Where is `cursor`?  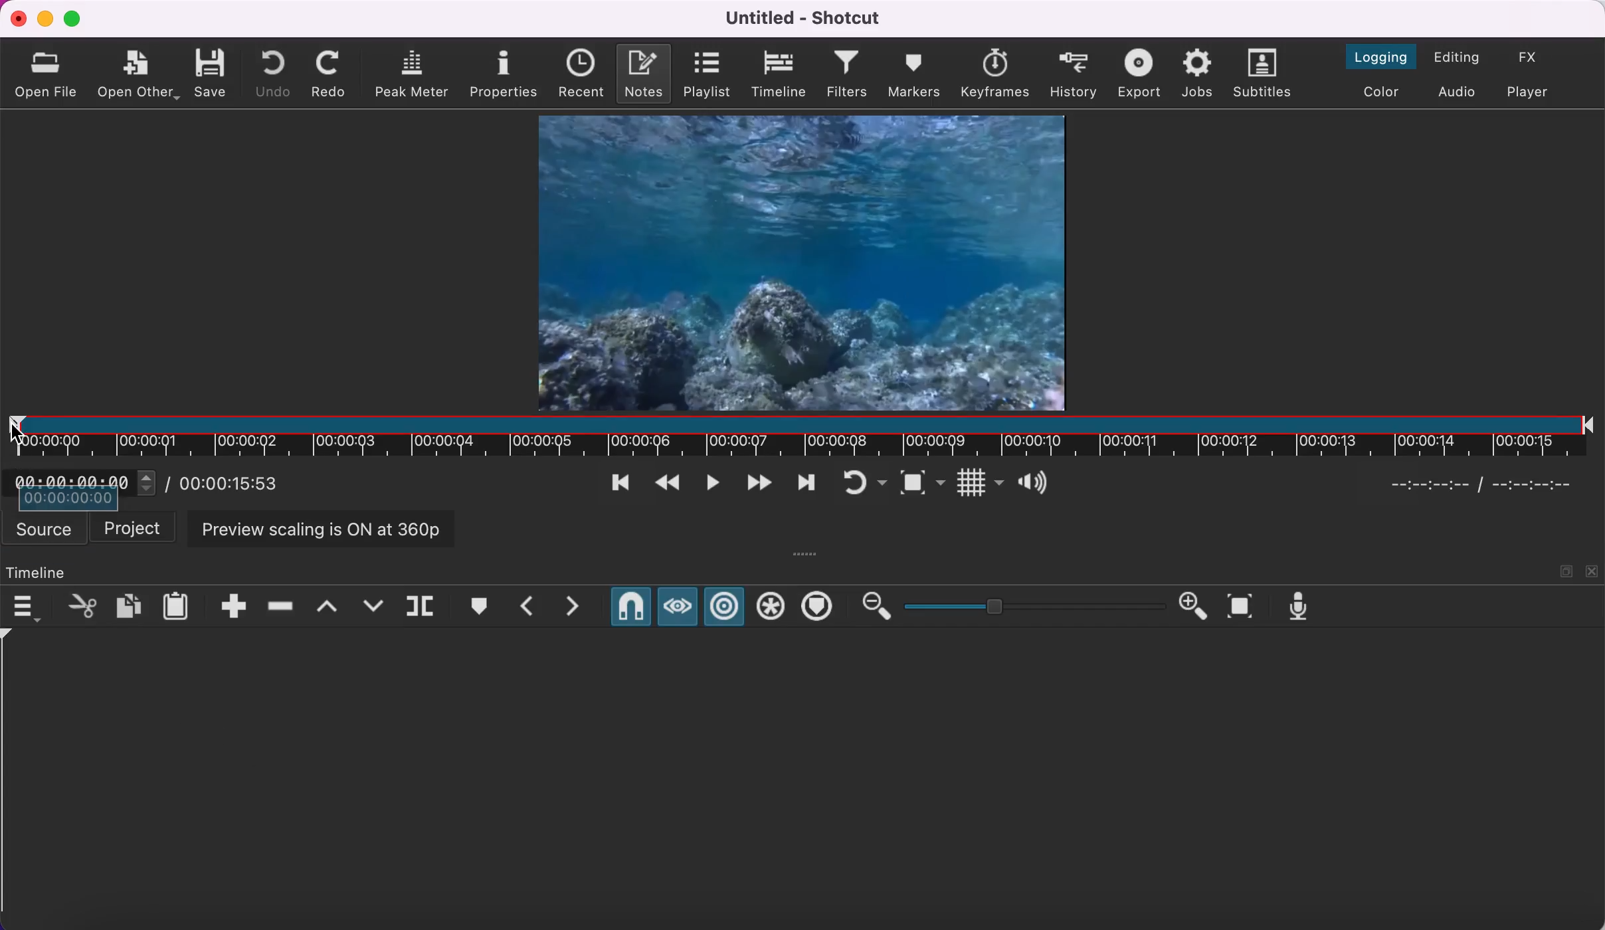
cursor is located at coordinates (19, 426).